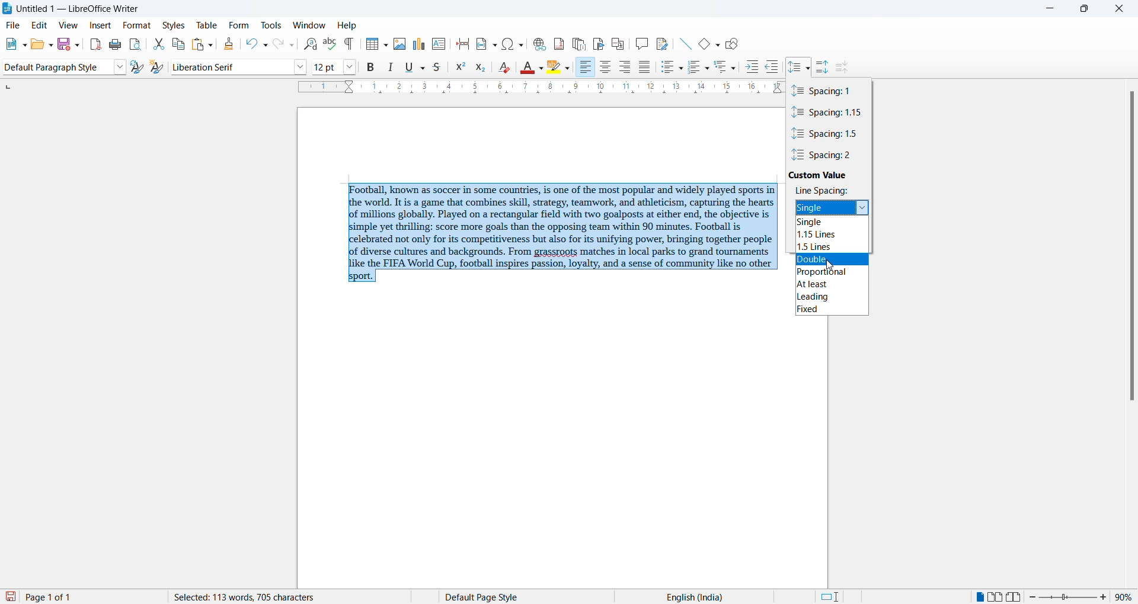 The image size is (1138, 604). Describe the element at coordinates (719, 68) in the screenshot. I see `outline format ` at that location.